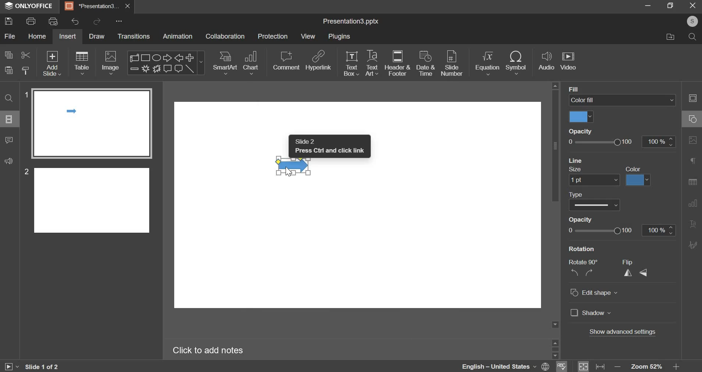 The image size is (702, 372). What do you see at coordinates (579, 219) in the screenshot?
I see `opacity` at bounding box center [579, 219].